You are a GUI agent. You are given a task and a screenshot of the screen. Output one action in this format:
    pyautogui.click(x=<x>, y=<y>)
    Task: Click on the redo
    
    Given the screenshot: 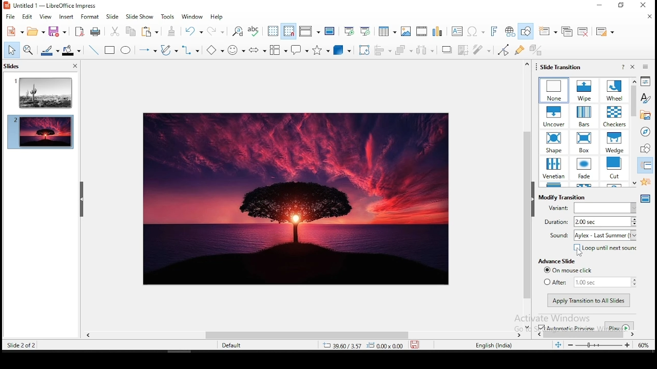 What is the action you would take?
    pyautogui.click(x=217, y=31)
    